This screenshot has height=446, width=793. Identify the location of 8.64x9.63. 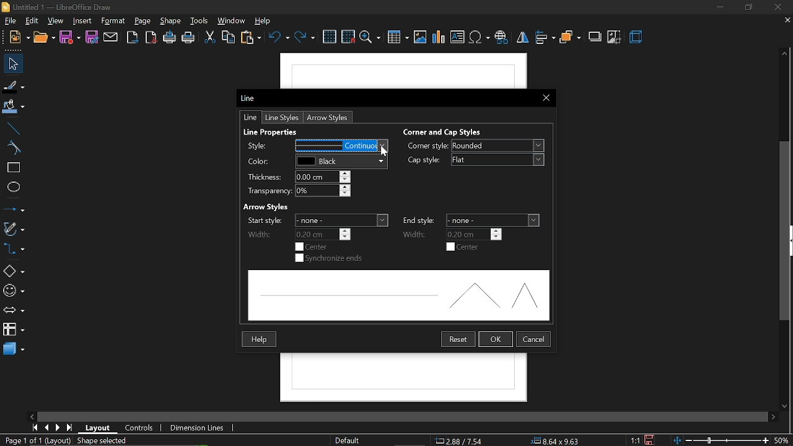
(559, 442).